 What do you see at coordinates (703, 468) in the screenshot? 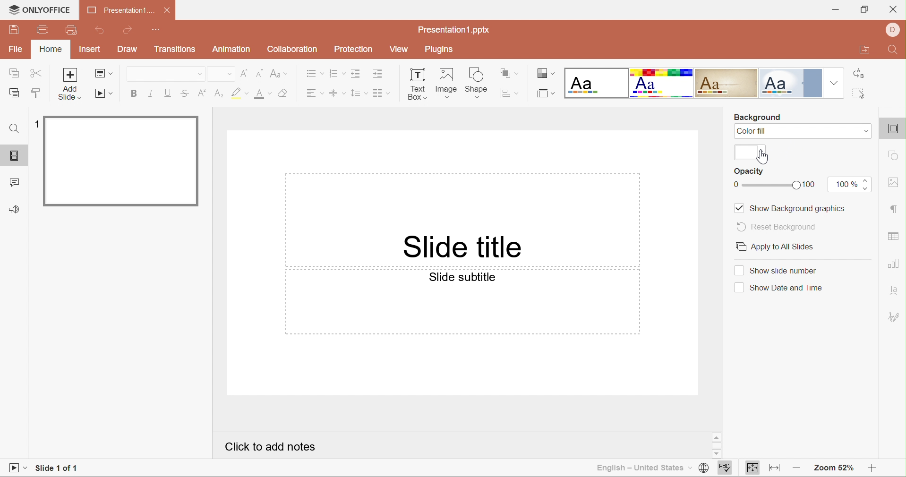
I see `Set document language` at bounding box center [703, 468].